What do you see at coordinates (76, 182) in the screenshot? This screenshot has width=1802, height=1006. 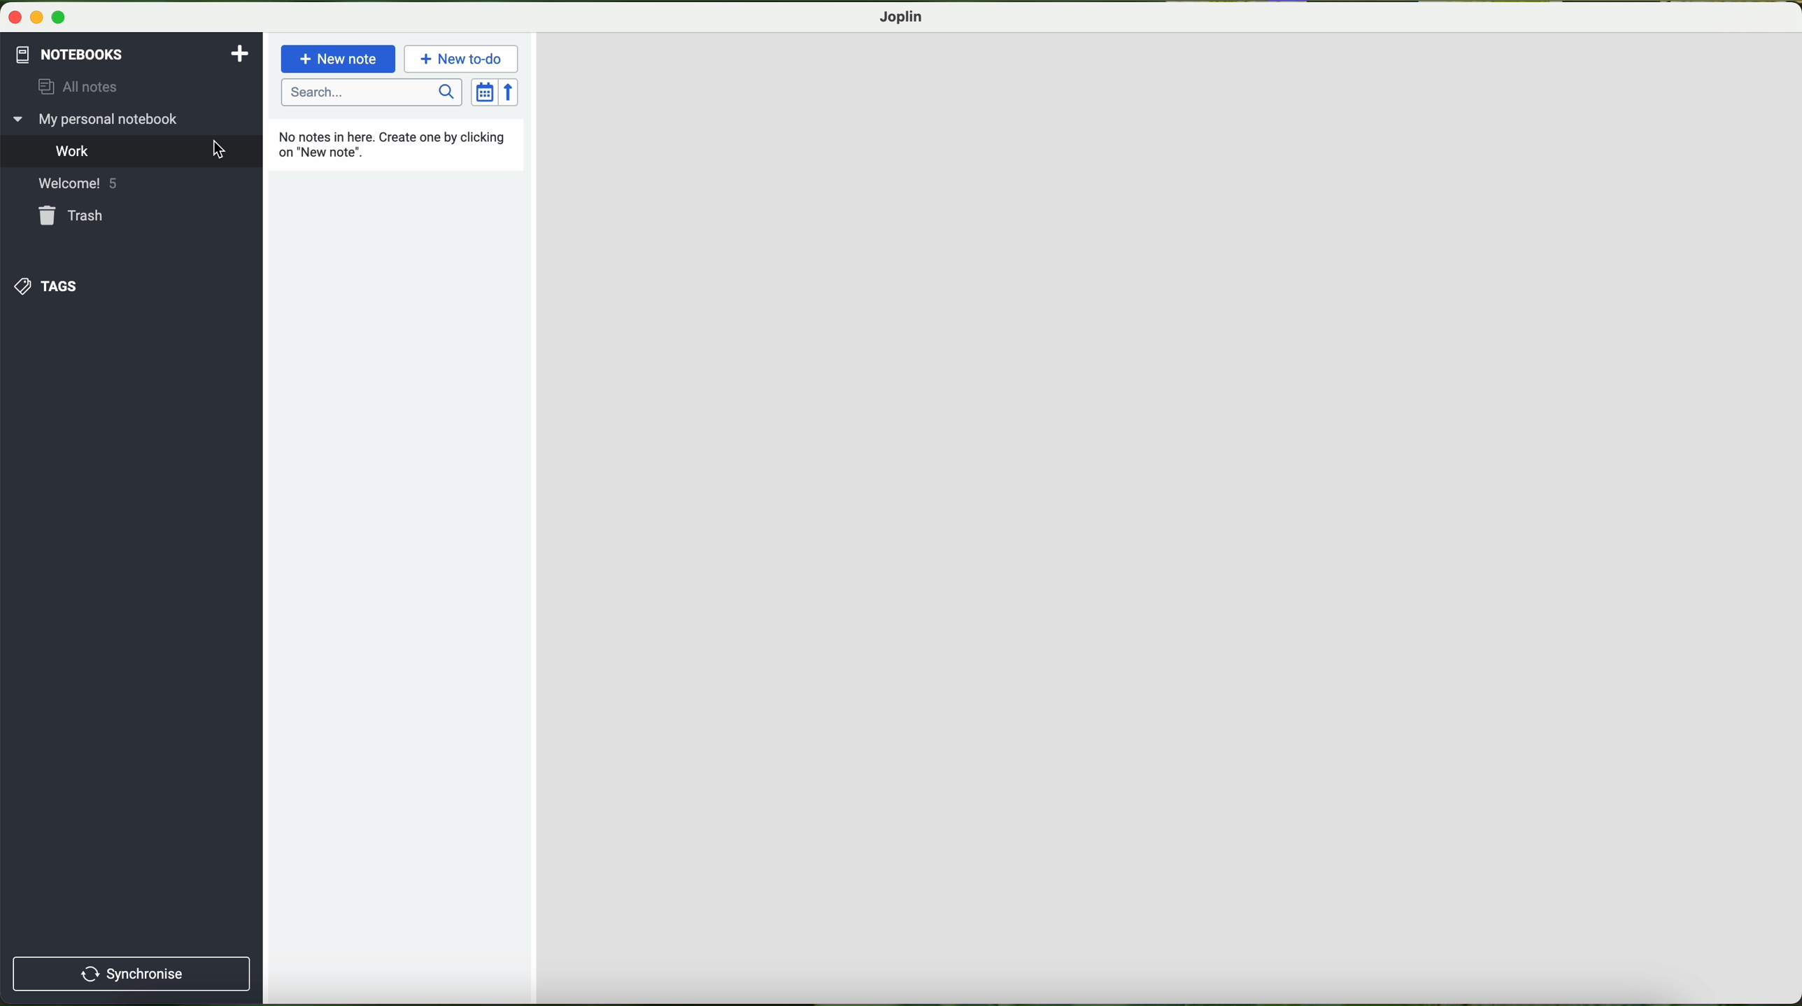 I see `welcome! 5` at bounding box center [76, 182].